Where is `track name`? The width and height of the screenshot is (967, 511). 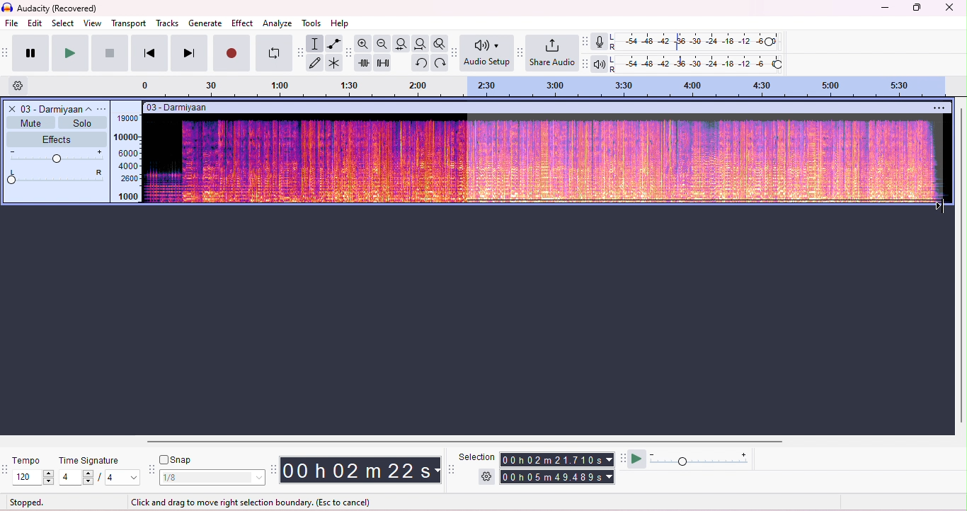 track name is located at coordinates (58, 108).